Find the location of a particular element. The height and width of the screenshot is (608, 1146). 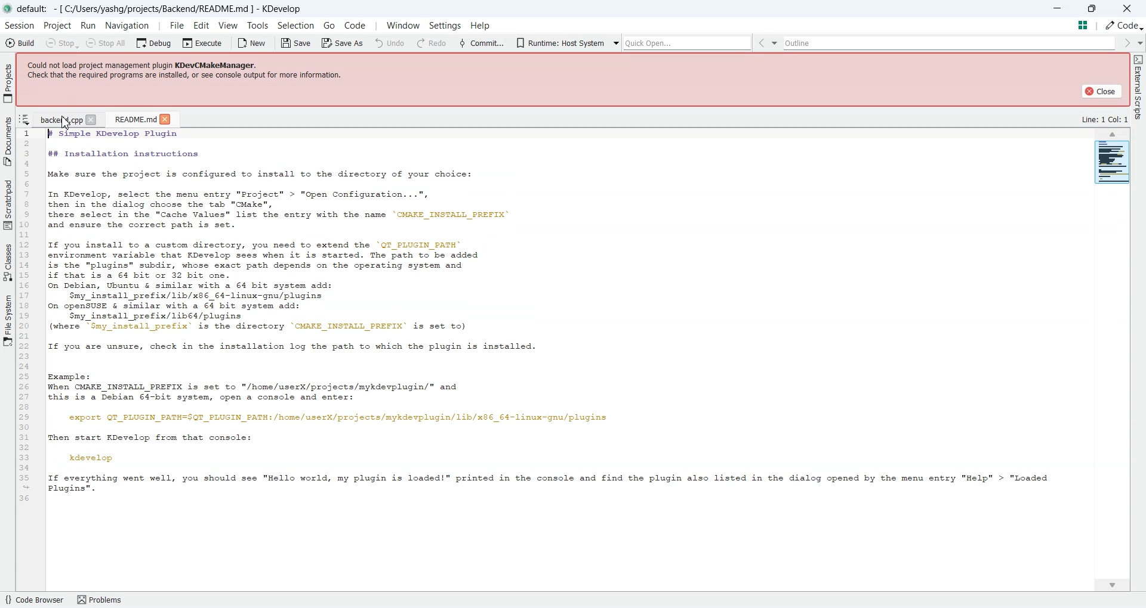

In KDevelop, select the menu entry "Project" > "Open Configuration...",

then in the dialog choose the tab "CMake",

there select in the "Cache Values" list the entry with the name 'CMAKE_ INSTALL PREFIX"
and ensure the correct path is set. is located at coordinates (273, 210).